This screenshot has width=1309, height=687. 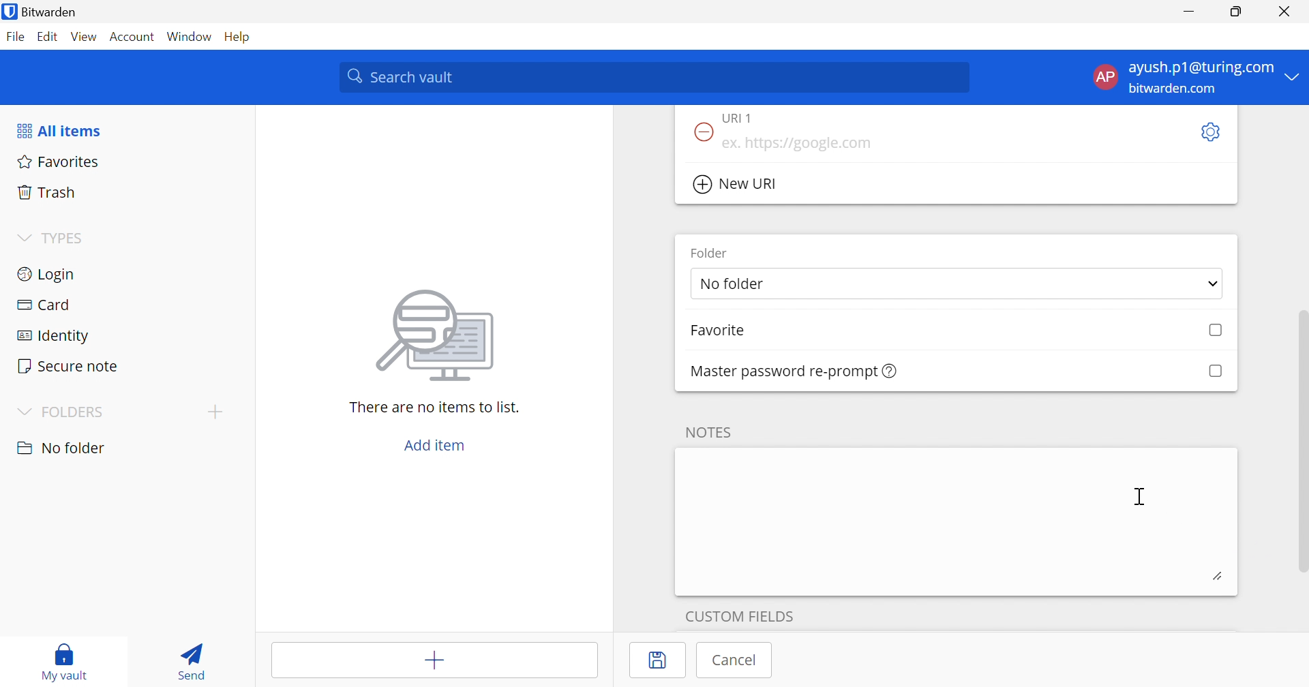 I want to click on Settings, so click(x=1209, y=133).